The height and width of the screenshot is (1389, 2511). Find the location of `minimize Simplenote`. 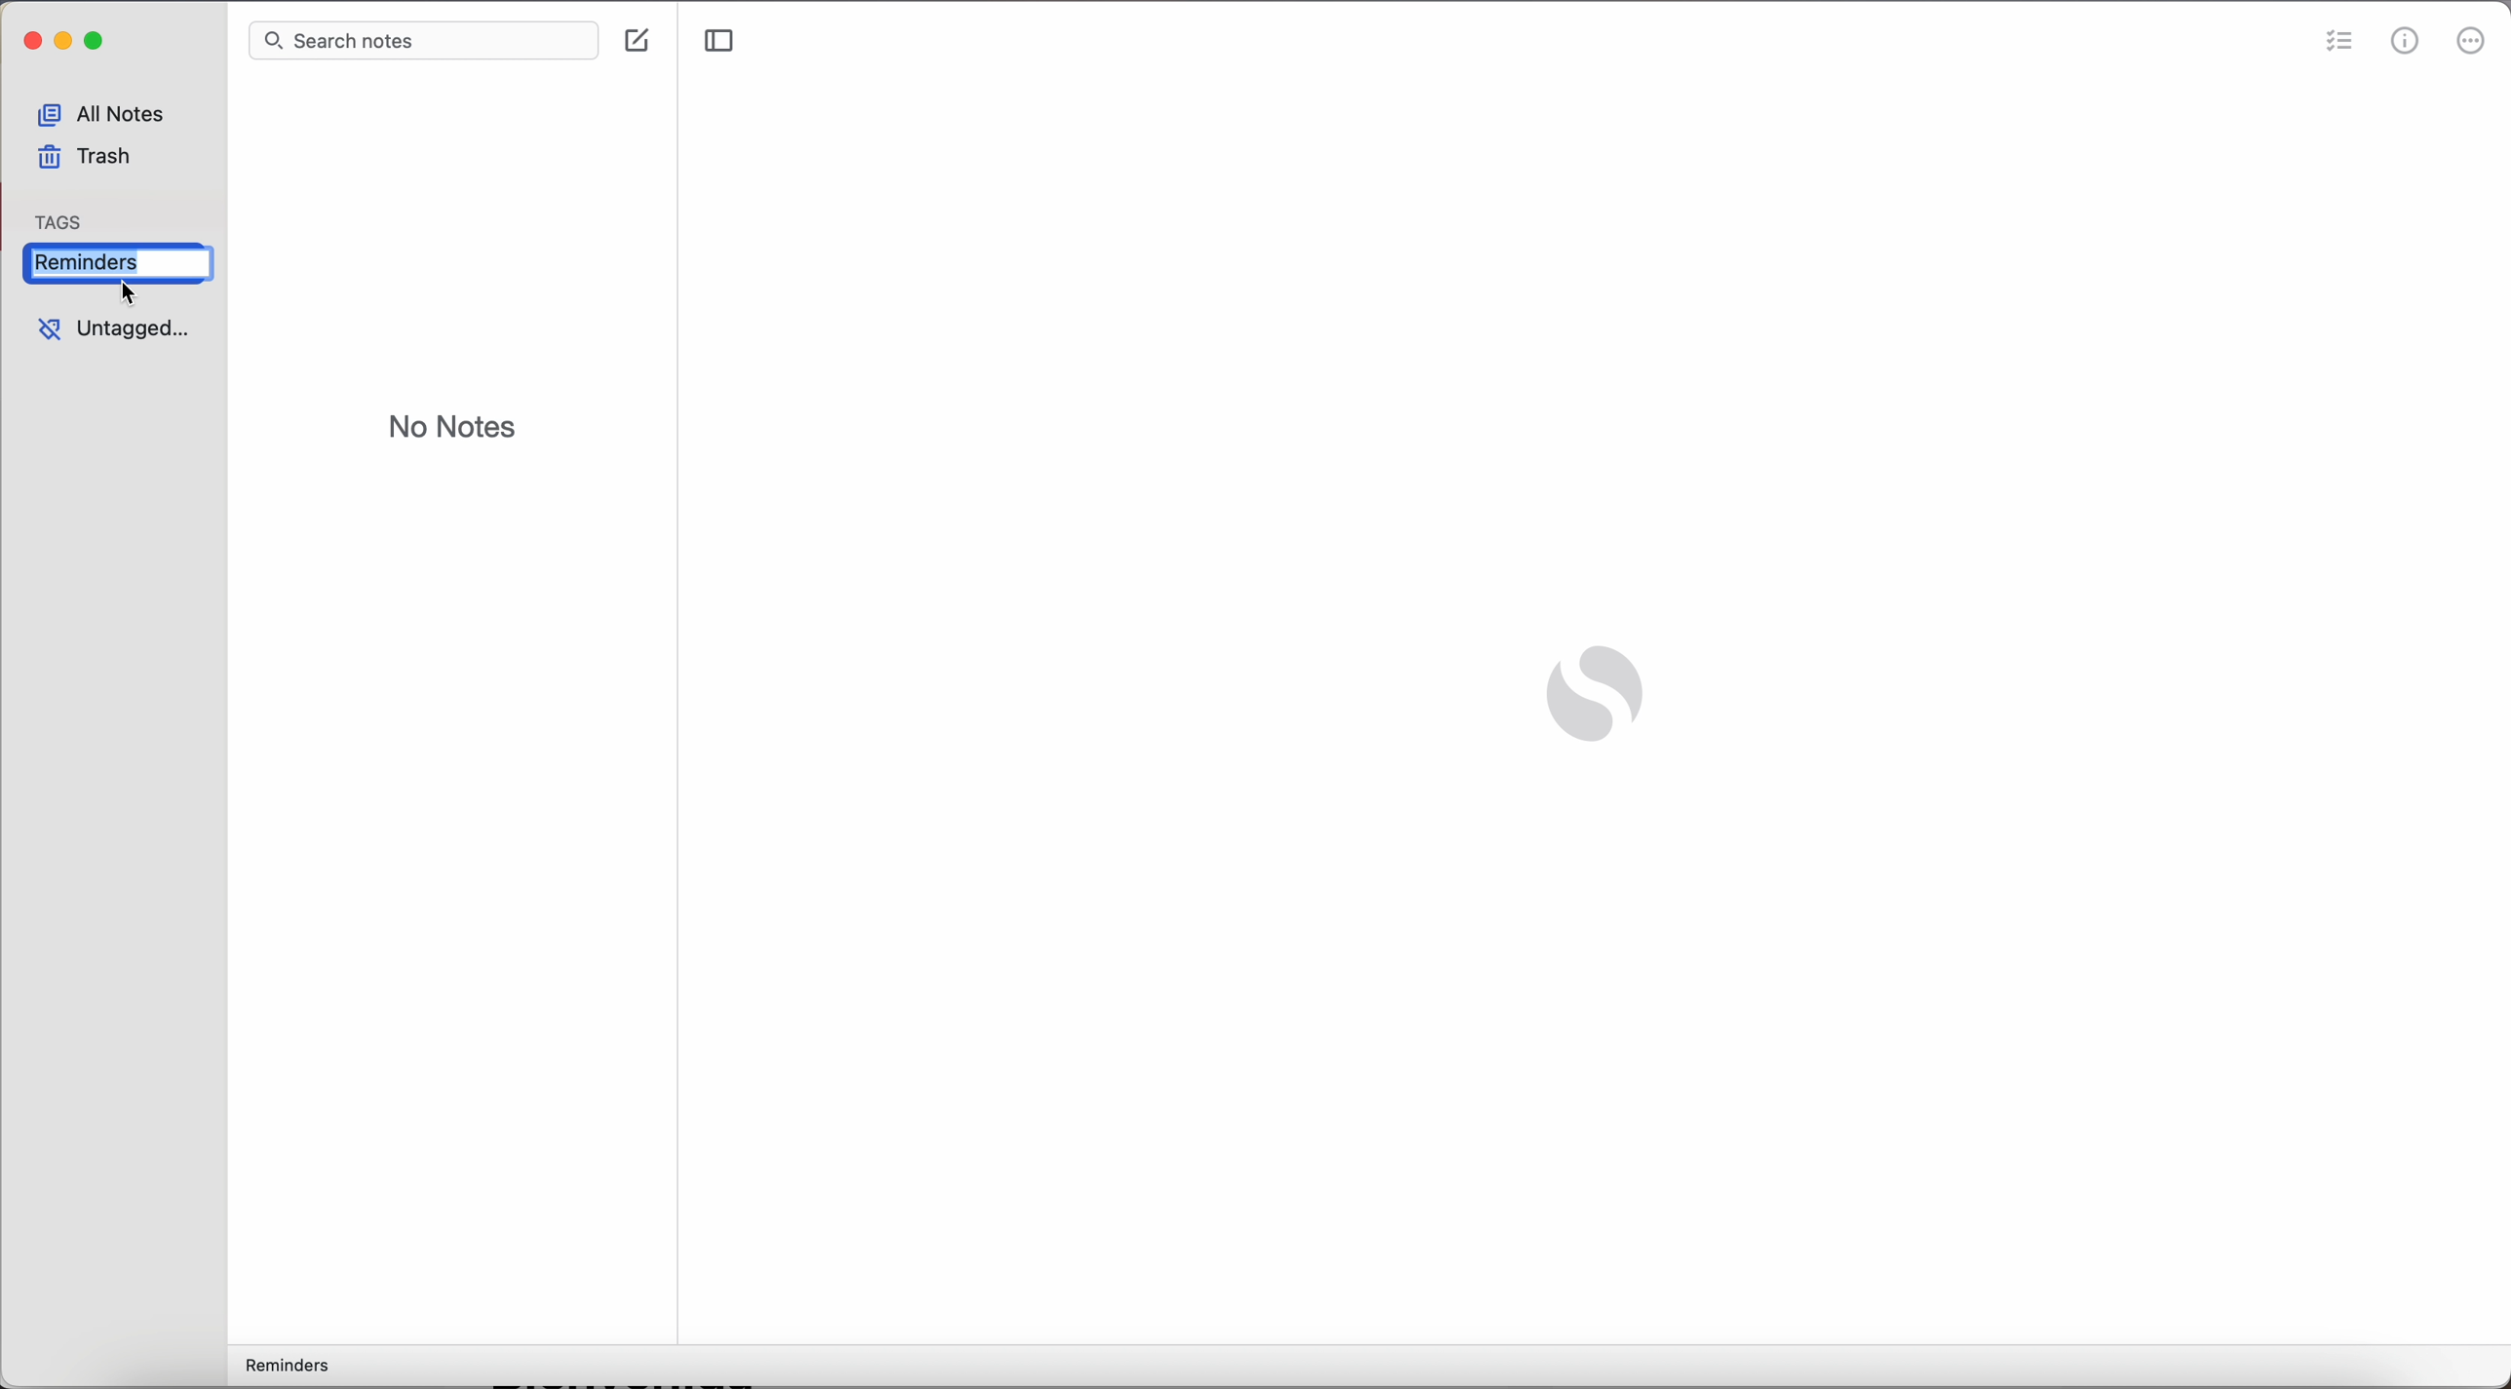

minimize Simplenote is located at coordinates (64, 45).